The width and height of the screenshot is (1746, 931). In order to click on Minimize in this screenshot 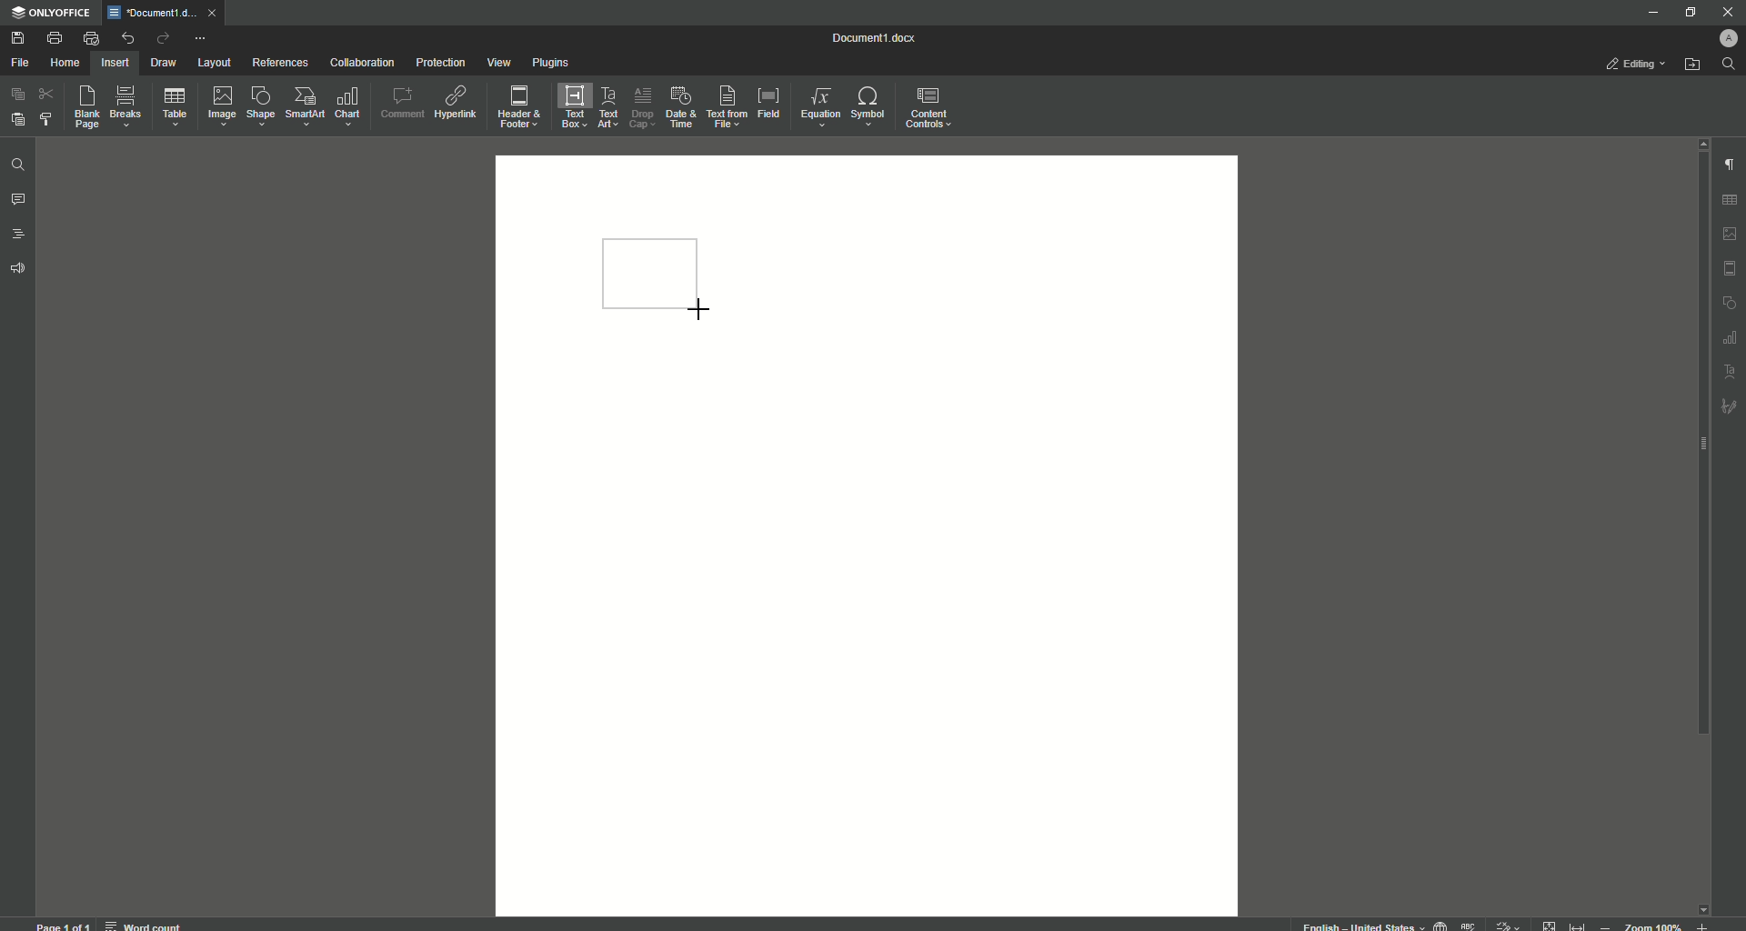, I will do `click(1648, 12)`.